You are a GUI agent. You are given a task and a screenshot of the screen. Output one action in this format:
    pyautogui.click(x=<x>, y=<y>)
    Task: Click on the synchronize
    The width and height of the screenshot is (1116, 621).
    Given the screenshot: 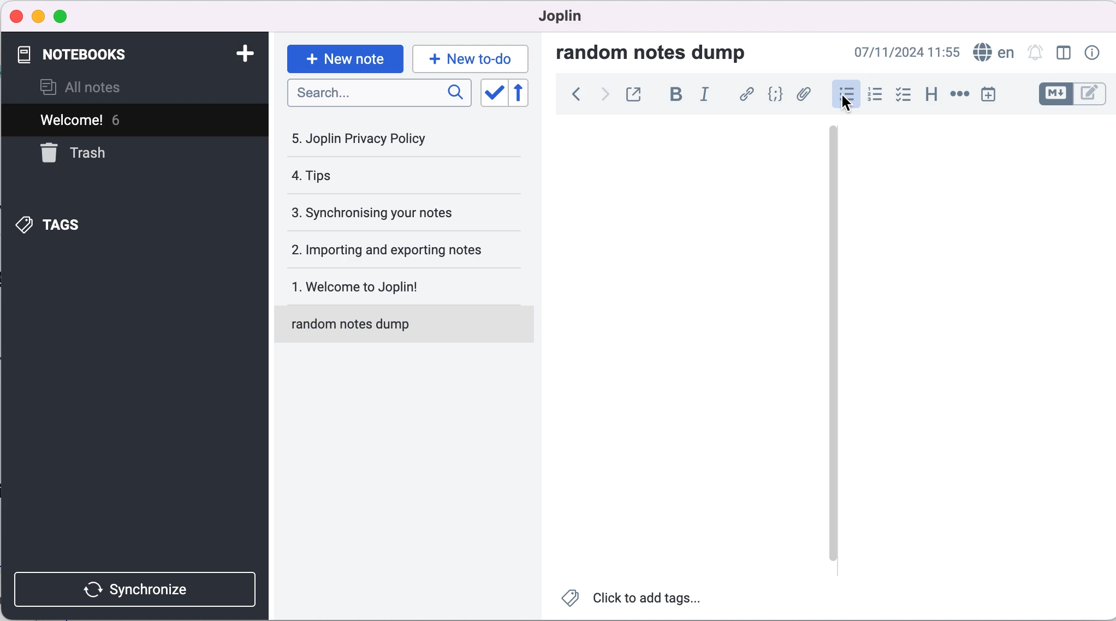 What is the action you would take?
    pyautogui.click(x=138, y=587)
    